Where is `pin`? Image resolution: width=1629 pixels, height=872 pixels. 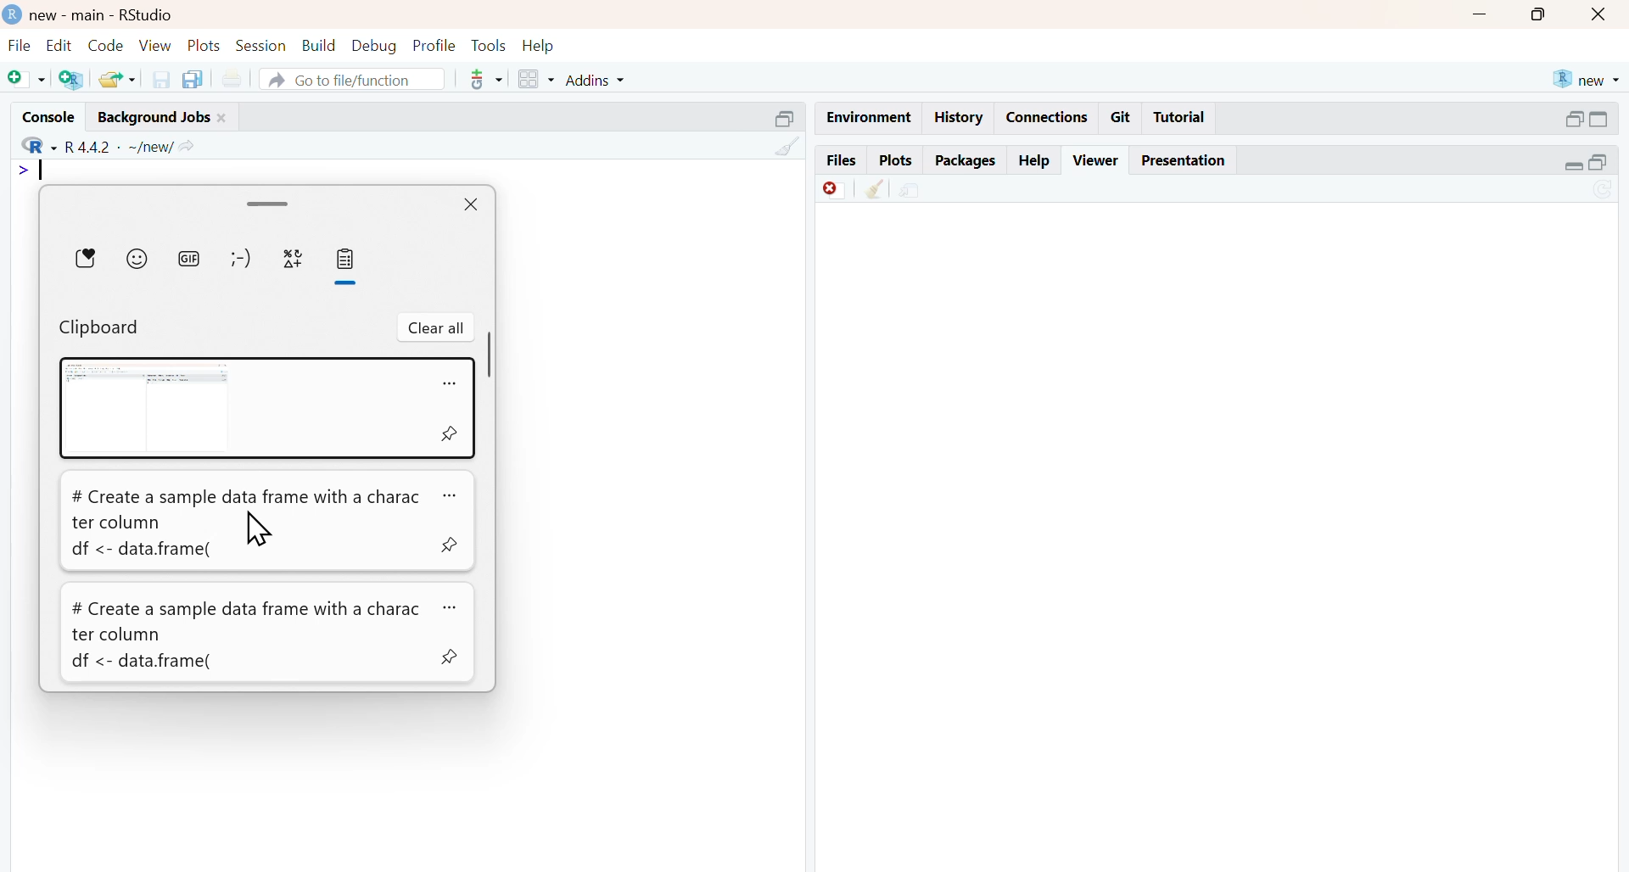 pin is located at coordinates (448, 547).